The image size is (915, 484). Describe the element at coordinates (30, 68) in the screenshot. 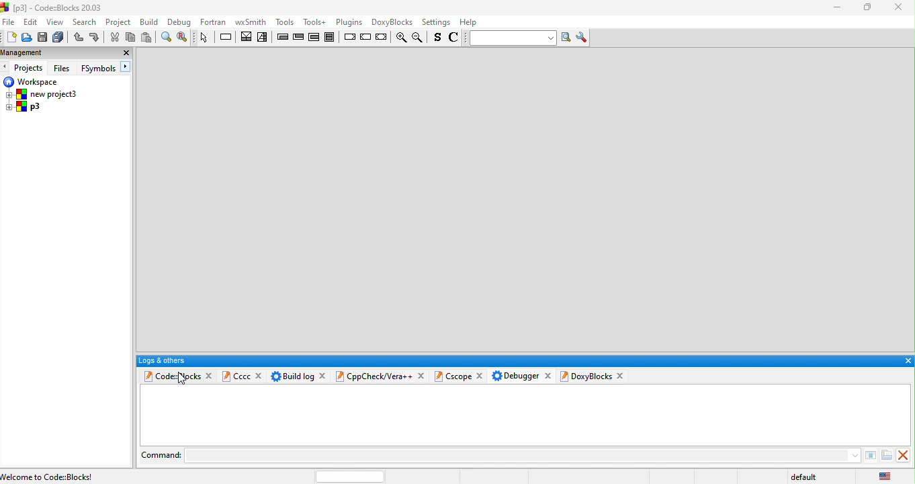

I see `projects` at that location.